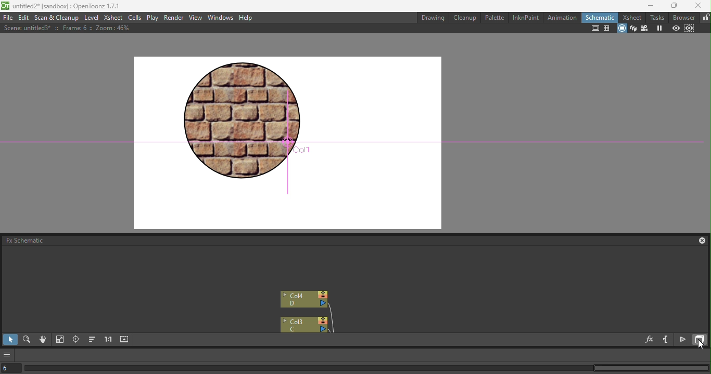 Image resolution: width=711 pixels, height=374 pixels. What do you see at coordinates (699, 241) in the screenshot?
I see `Close` at bounding box center [699, 241].